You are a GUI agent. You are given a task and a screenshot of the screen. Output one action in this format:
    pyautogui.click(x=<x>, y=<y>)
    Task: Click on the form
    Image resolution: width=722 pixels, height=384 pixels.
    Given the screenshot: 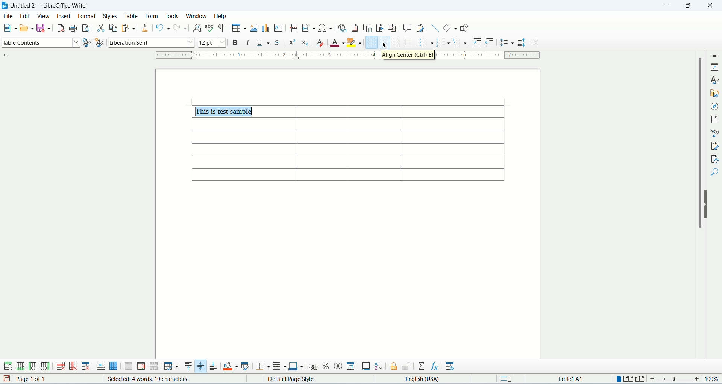 What is the action you would take?
    pyautogui.click(x=154, y=16)
    